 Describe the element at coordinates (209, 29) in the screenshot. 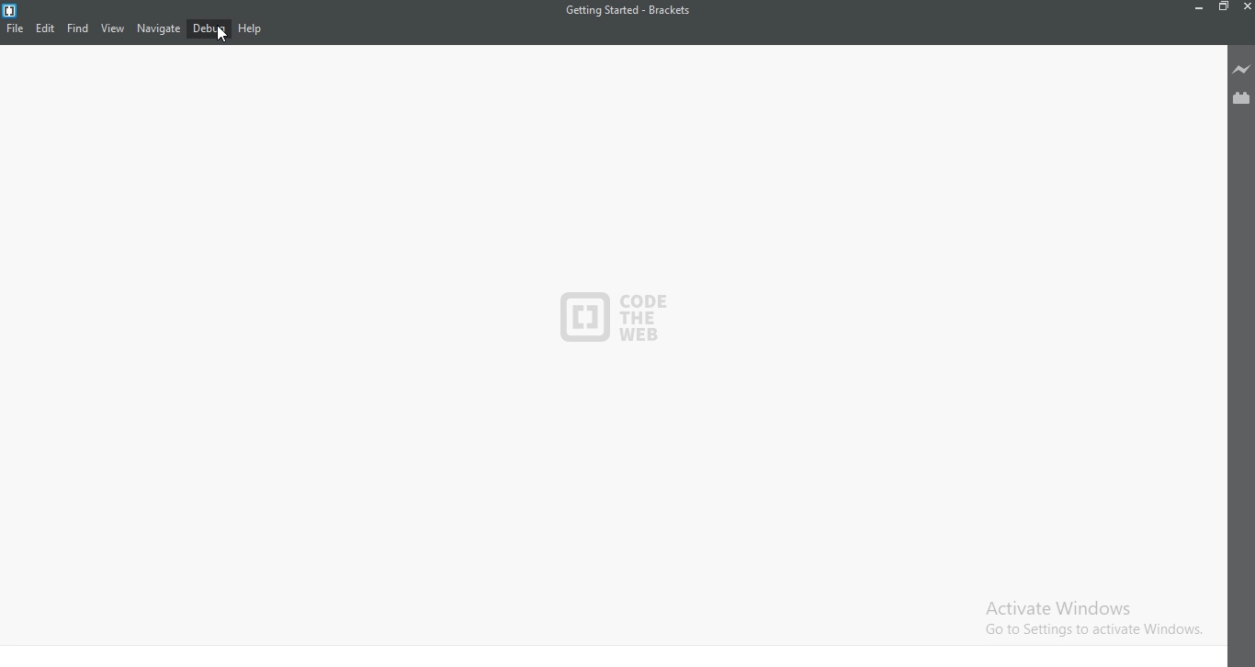

I see `Debug` at that location.